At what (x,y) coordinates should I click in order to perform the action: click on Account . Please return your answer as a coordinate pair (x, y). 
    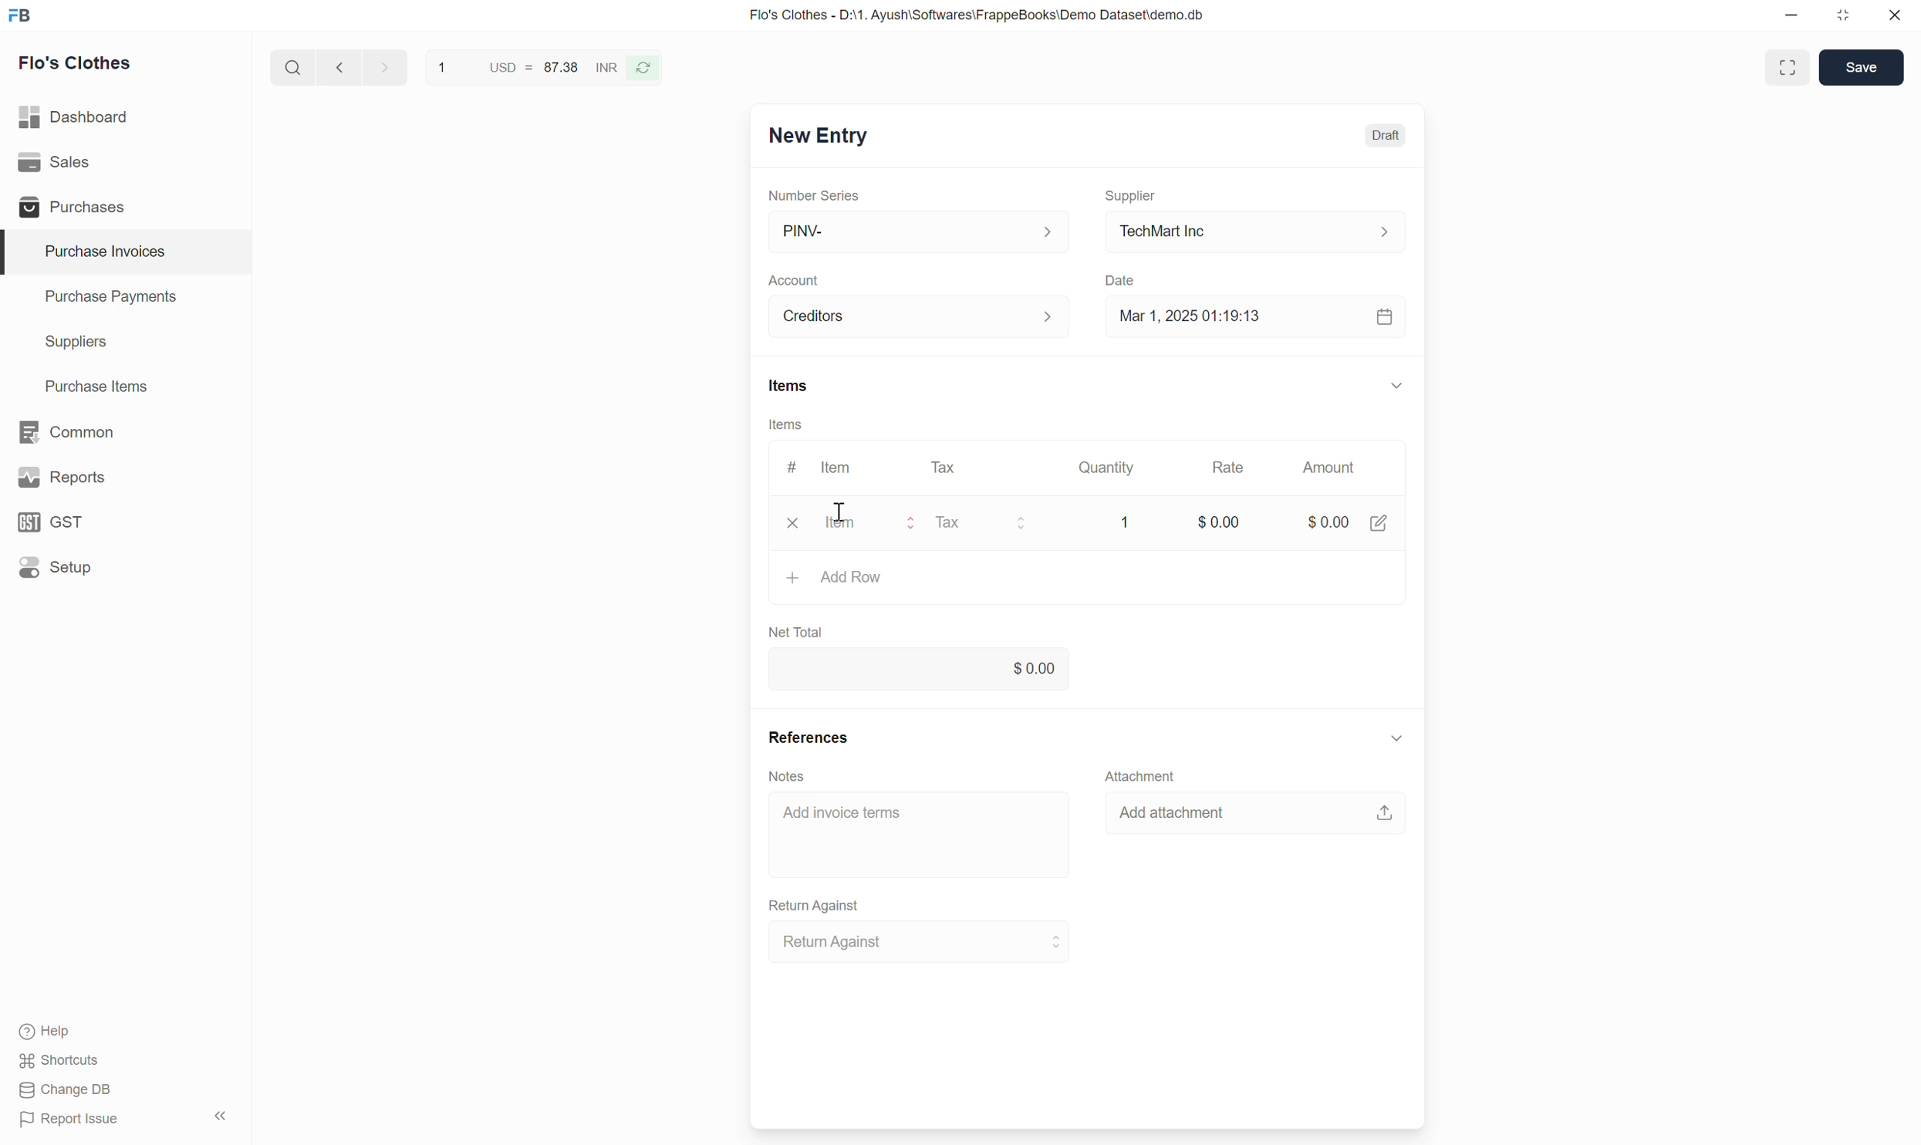
    Looking at the image, I should click on (920, 314).